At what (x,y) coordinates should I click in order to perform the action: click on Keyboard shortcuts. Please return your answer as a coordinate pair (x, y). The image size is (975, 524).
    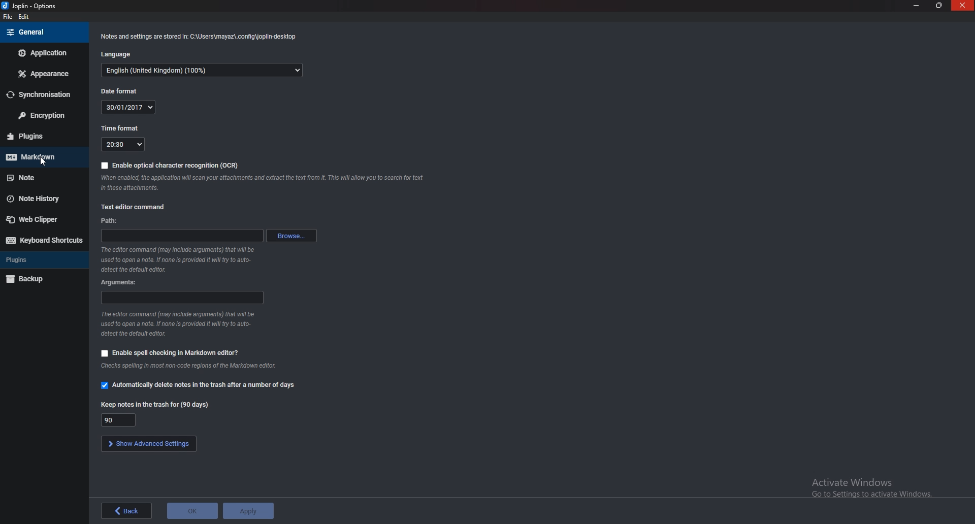
    Looking at the image, I should click on (43, 241).